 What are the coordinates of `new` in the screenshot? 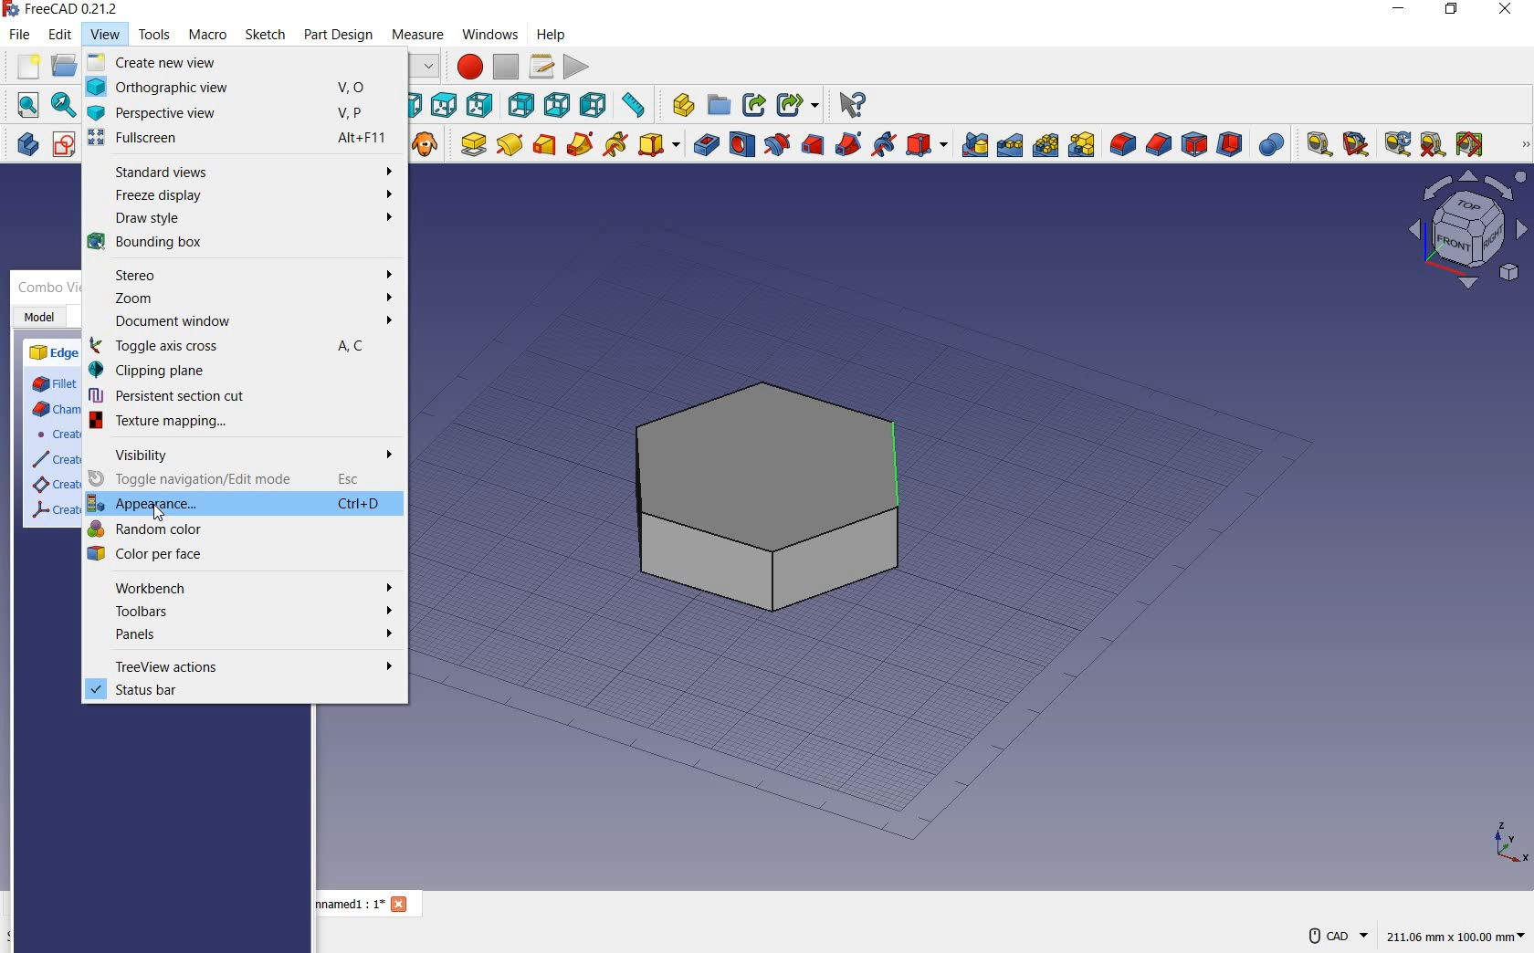 It's located at (26, 67).